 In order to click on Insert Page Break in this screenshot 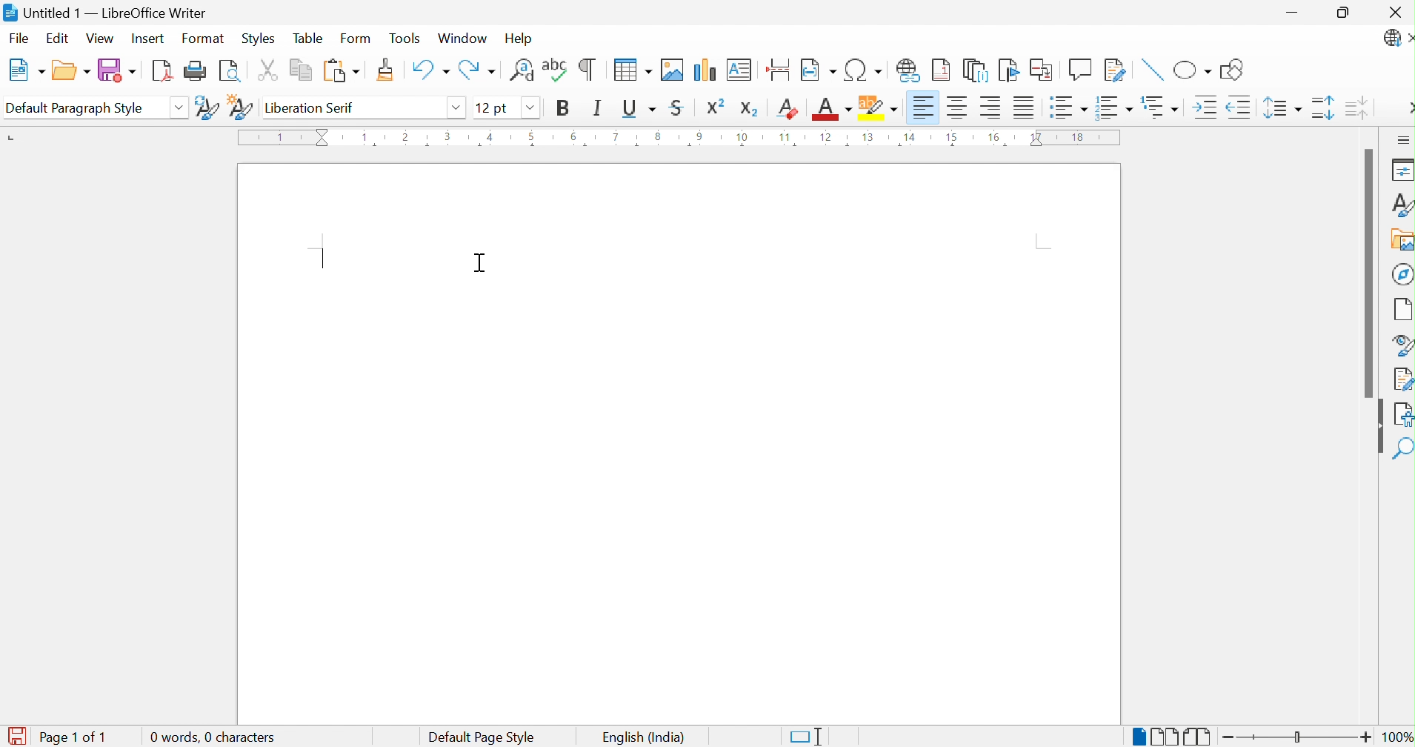, I will do `click(778, 69)`.